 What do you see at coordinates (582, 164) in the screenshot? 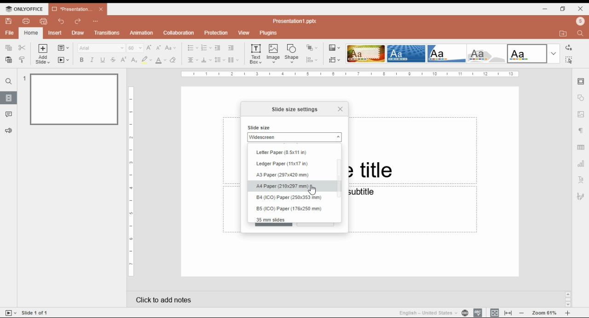
I see `chart settings` at bounding box center [582, 164].